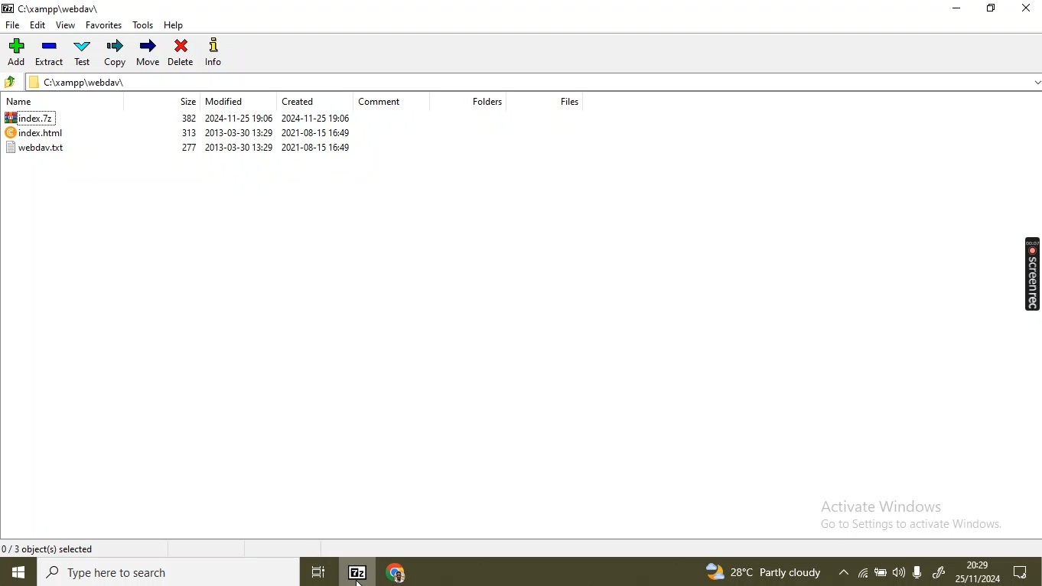 The width and height of the screenshot is (1042, 586). What do you see at coordinates (321, 149) in the screenshot?
I see `2021-08-15 16:49` at bounding box center [321, 149].